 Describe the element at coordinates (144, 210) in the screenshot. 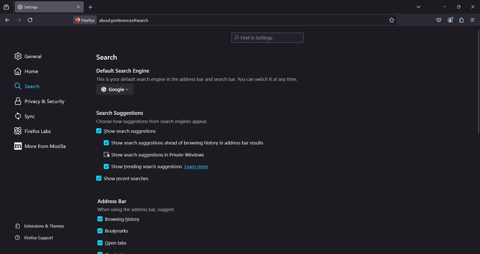

I see `when using address bar, suggest` at that location.